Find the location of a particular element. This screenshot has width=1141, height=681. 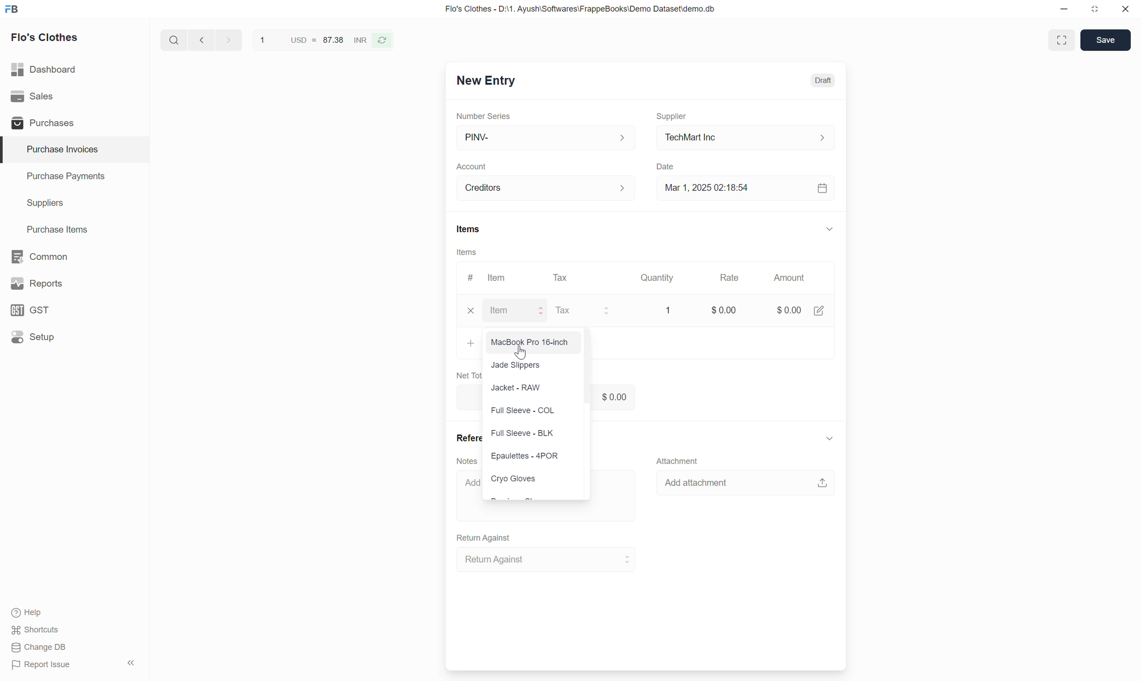

Change dimension is located at coordinates (1095, 9).